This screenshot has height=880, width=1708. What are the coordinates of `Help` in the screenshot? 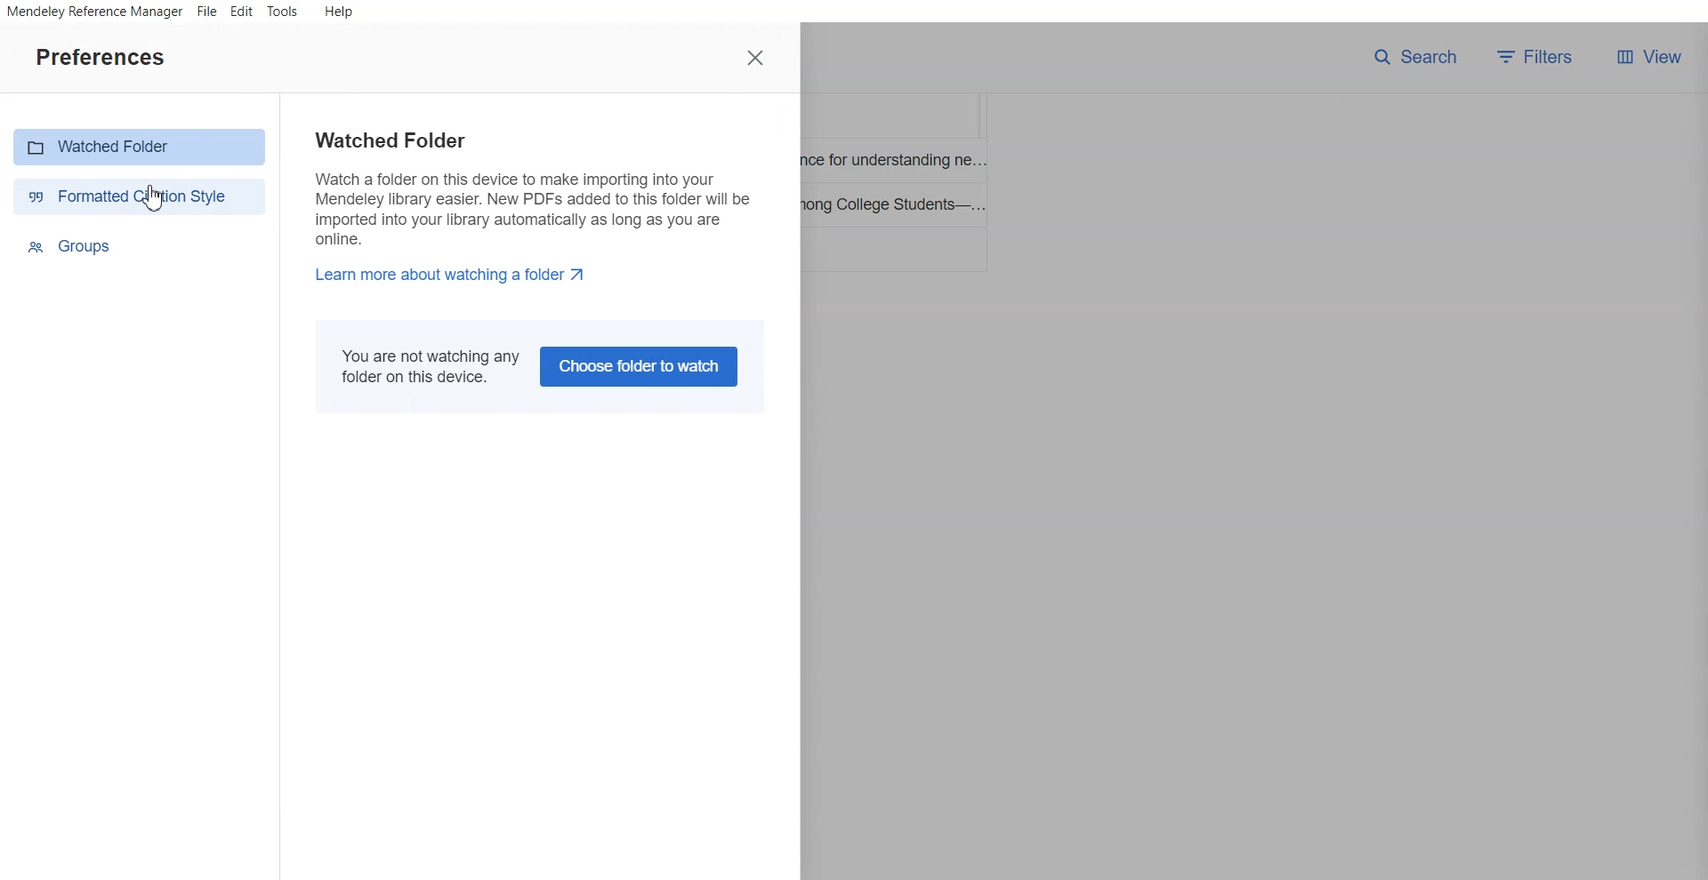 It's located at (337, 11).